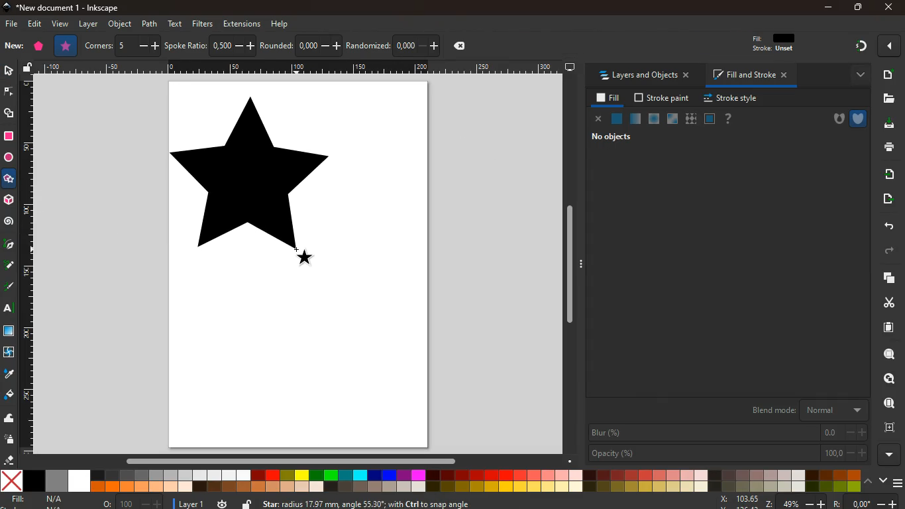  I want to click on randomized, so click(393, 44).